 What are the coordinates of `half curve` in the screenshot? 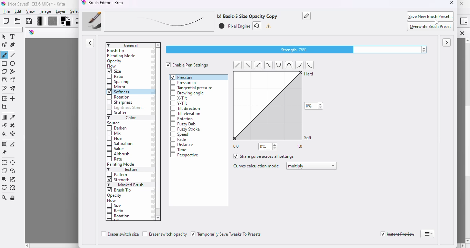 It's located at (311, 65).